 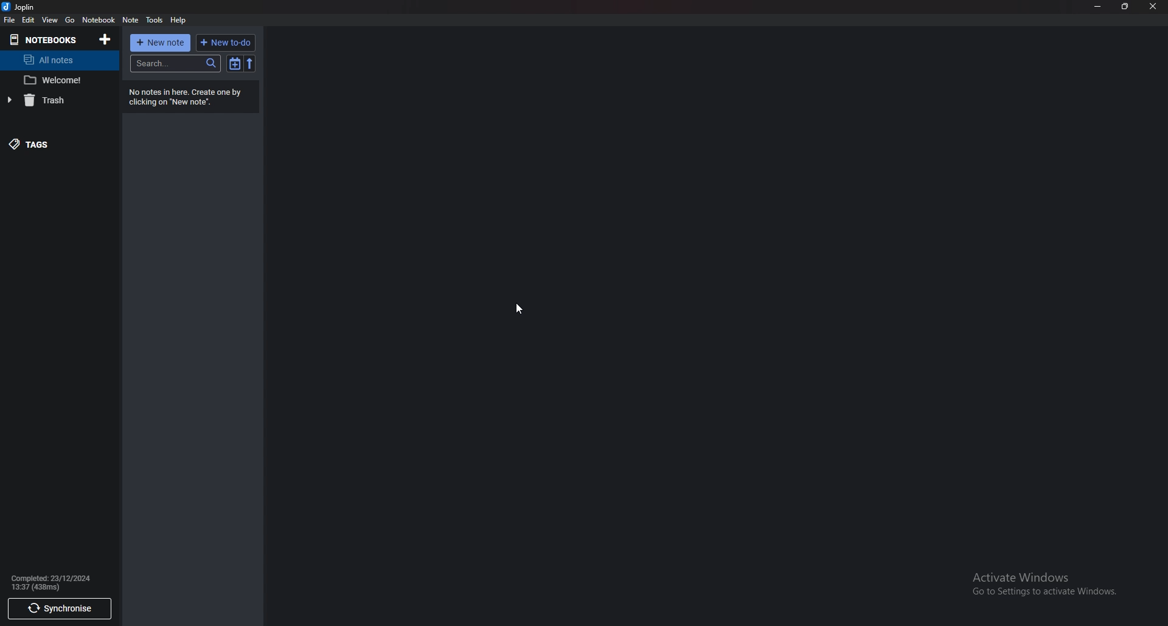 What do you see at coordinates (1127, 7) in the screenshot?
I see `Resize` at bounding box center [1127, 7].